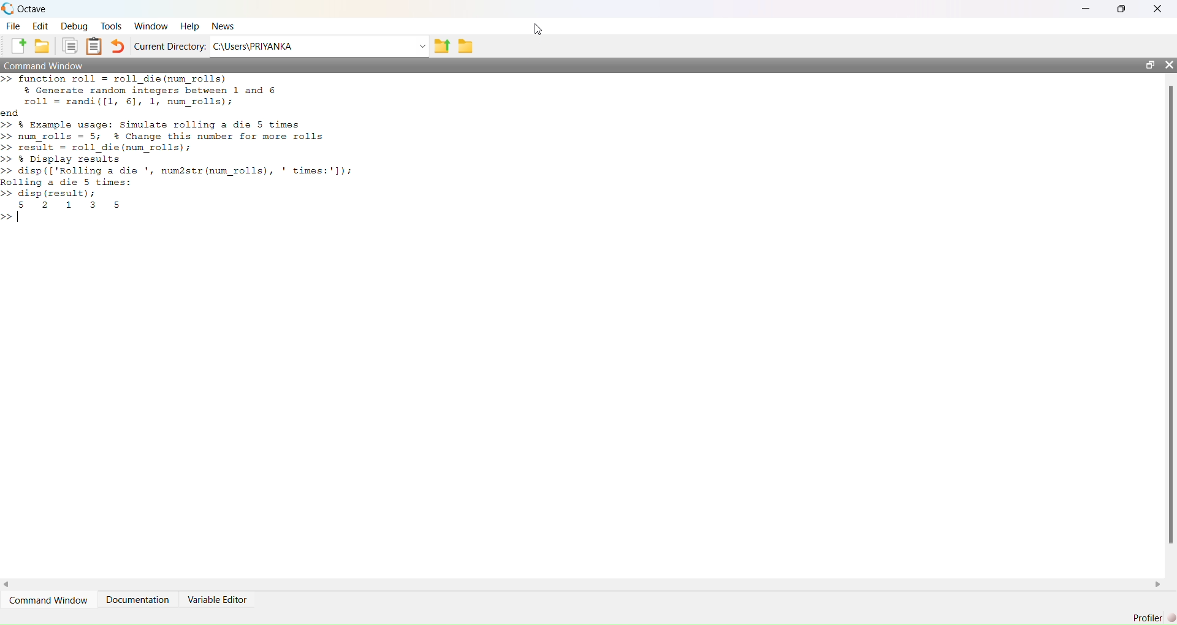 Image resolution: width=1177 pixels, height=625 pixels. I want to click on logo, so click(9, 9).